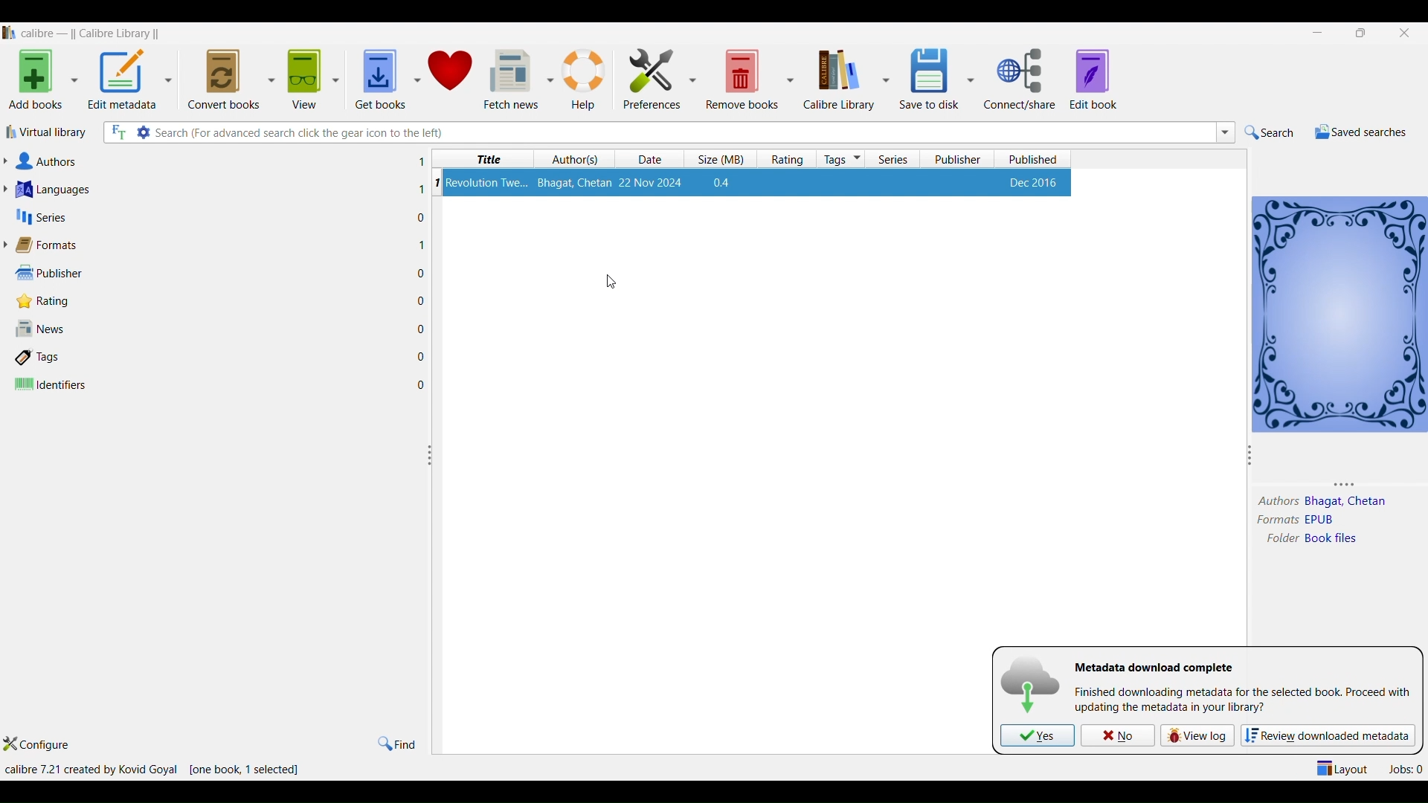  What do you see at coordinates (1153, 667) in the screenshot?
I see `download completion notification` at bounding box center [1153, 667].